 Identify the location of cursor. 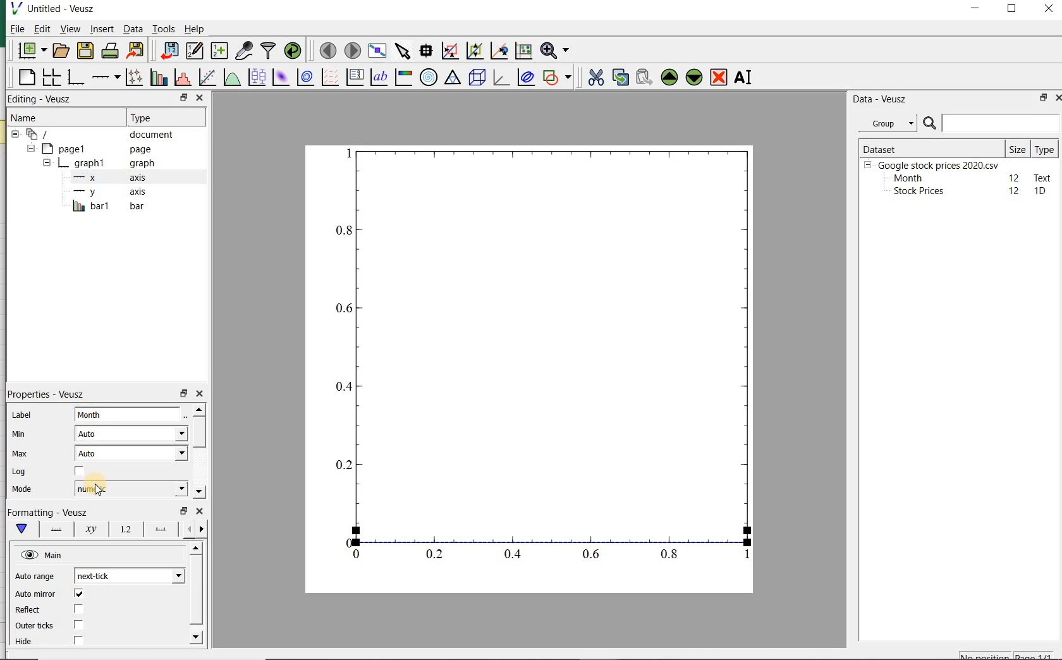
(97, 490).